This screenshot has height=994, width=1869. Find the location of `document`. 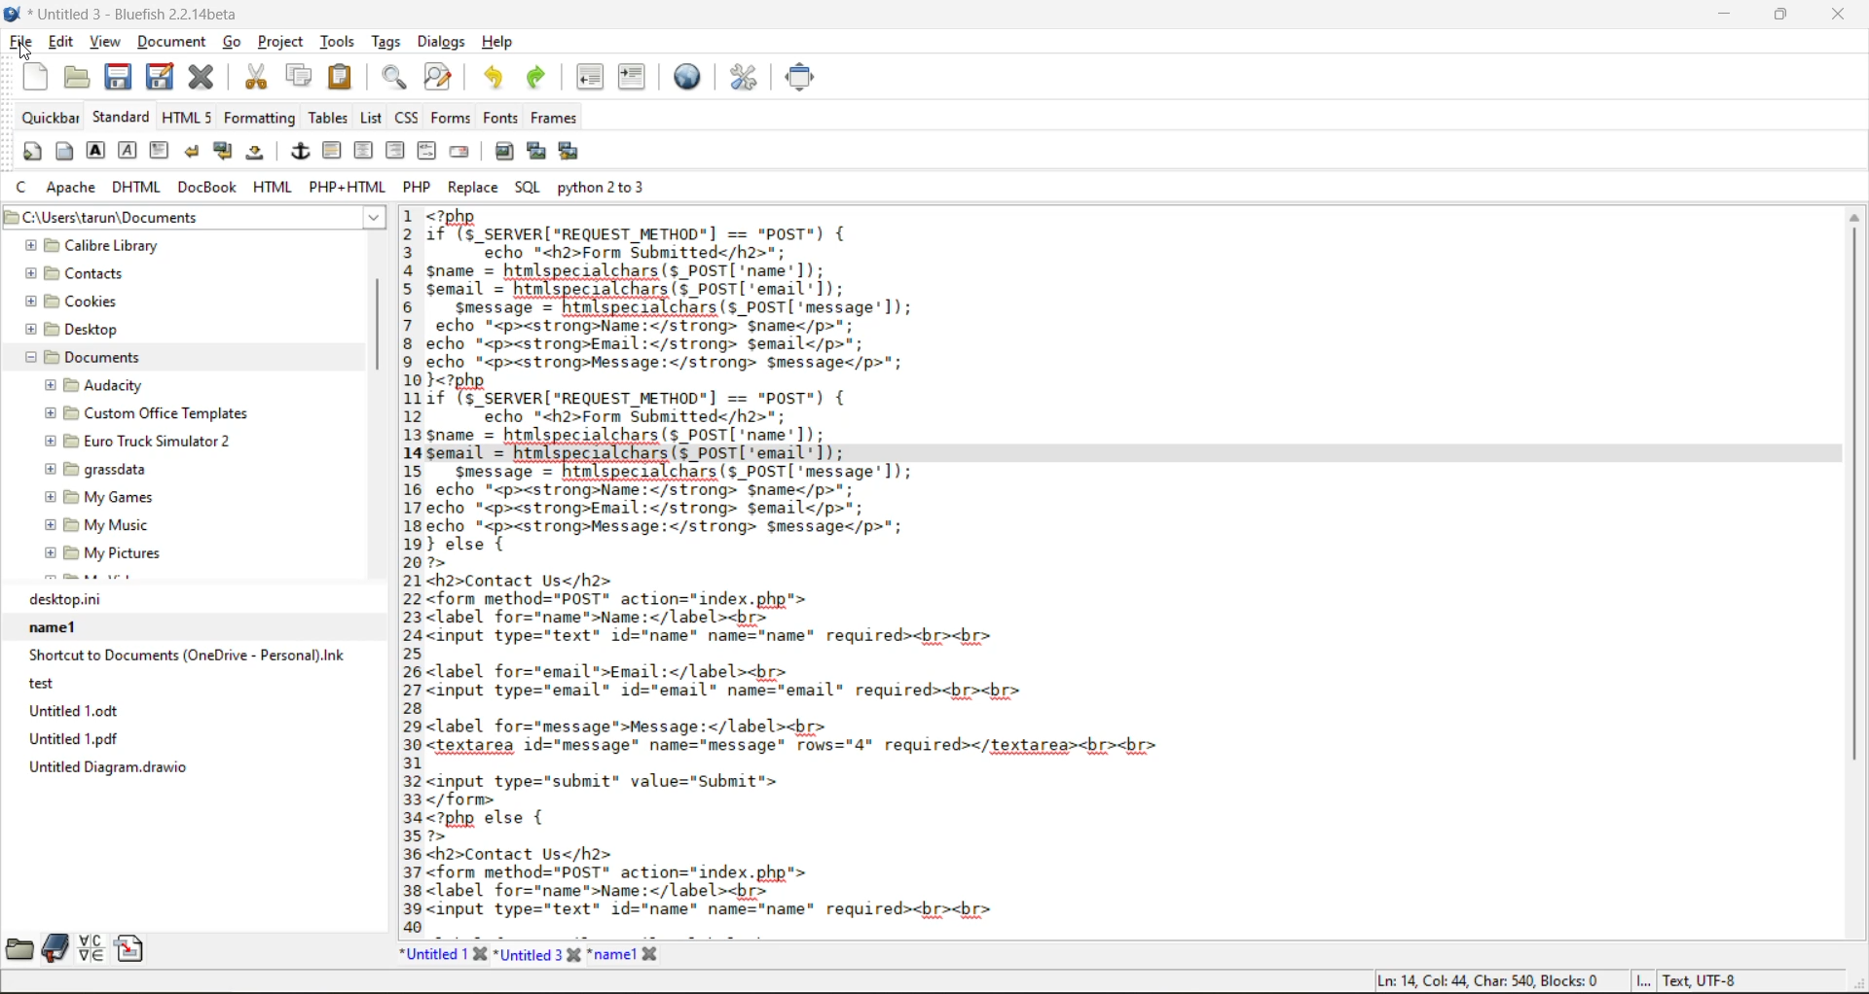

document is located at coordinates (172, 47).